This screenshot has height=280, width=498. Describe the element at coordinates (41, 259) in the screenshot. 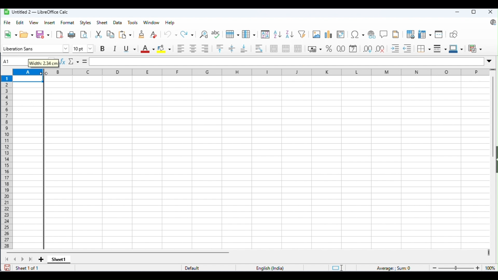

I see `add sheet` at that location.